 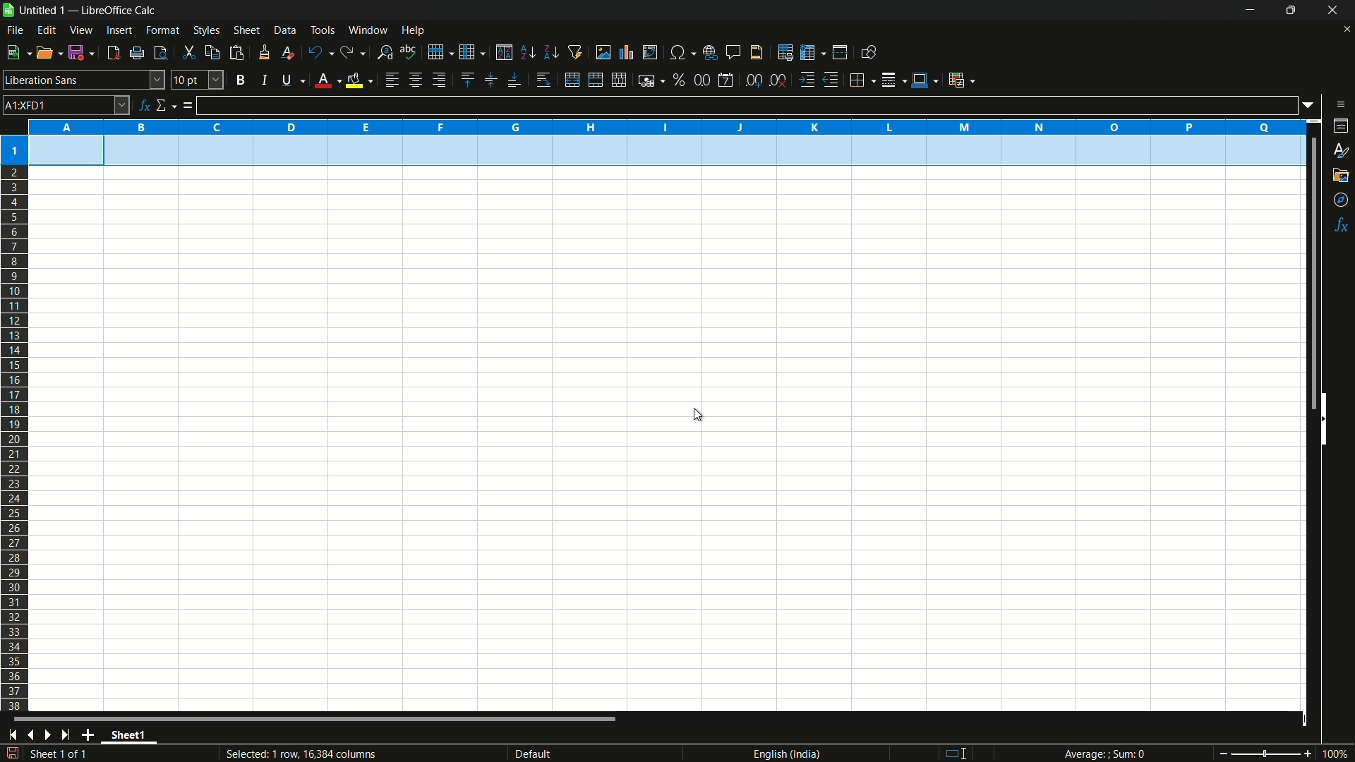 I want to click on cursor, so click(x=698, y=415).